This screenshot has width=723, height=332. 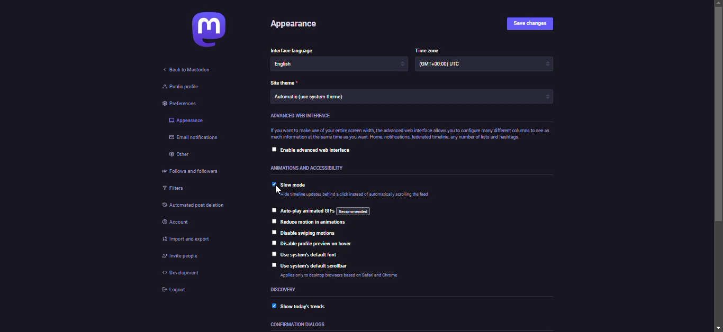 What do you see at coordinates (172, 189) in the screenshot?
I see `filters` at bounding box center [172, 189].